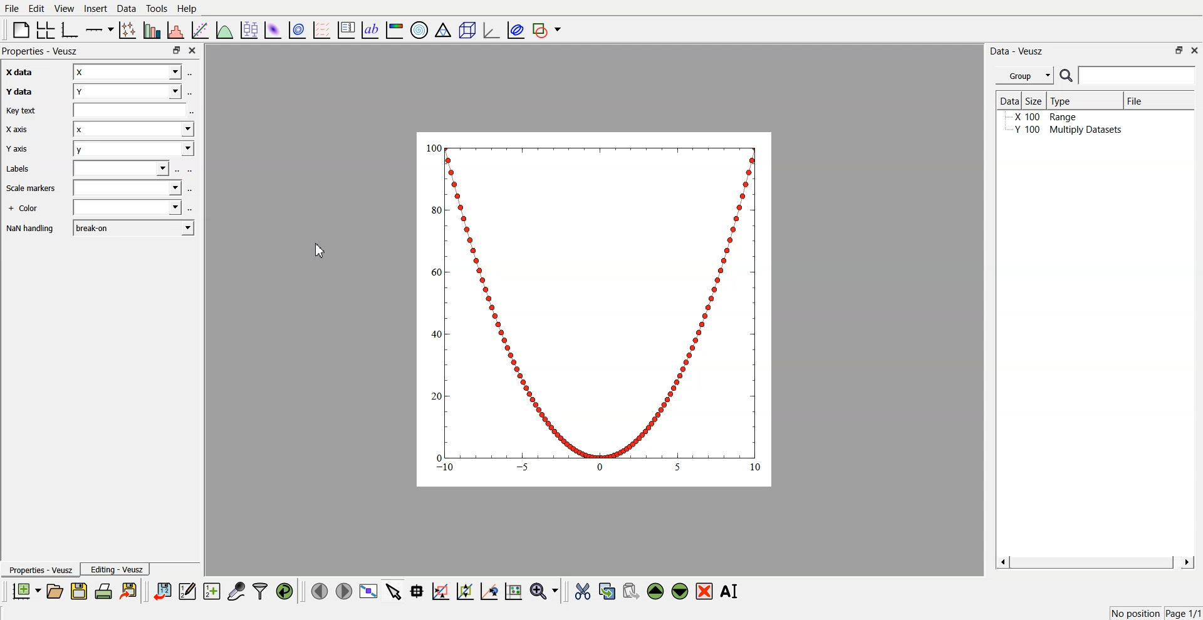 Image resolution: width=1203 pixels, height=620 pixels. Describe the element at coordinates (320, 591) in the screenshot. I see `move left` at that location.